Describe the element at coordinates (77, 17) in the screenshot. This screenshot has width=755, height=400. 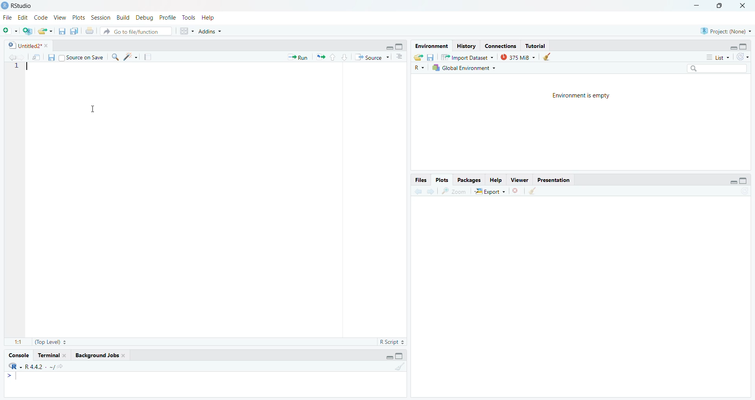
I see `Plots` at that location.